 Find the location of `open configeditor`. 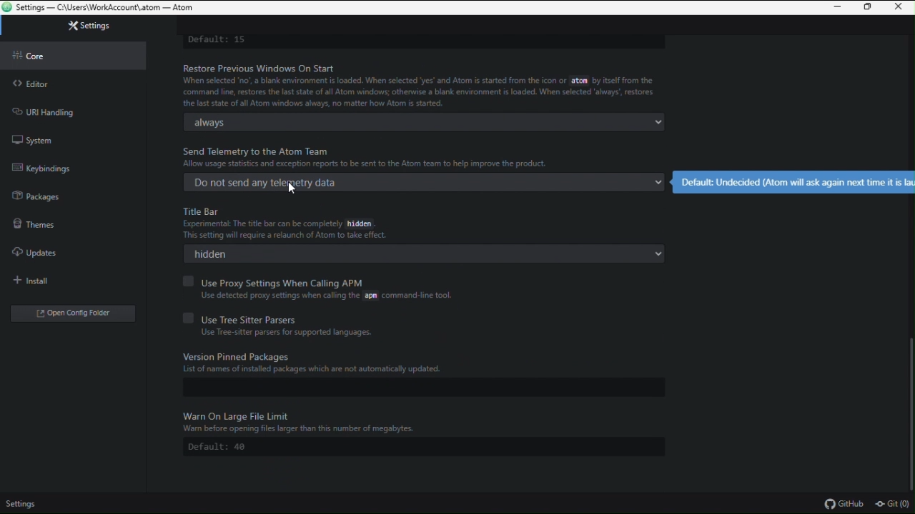

open configeditor is located at coordinates (66, 311).